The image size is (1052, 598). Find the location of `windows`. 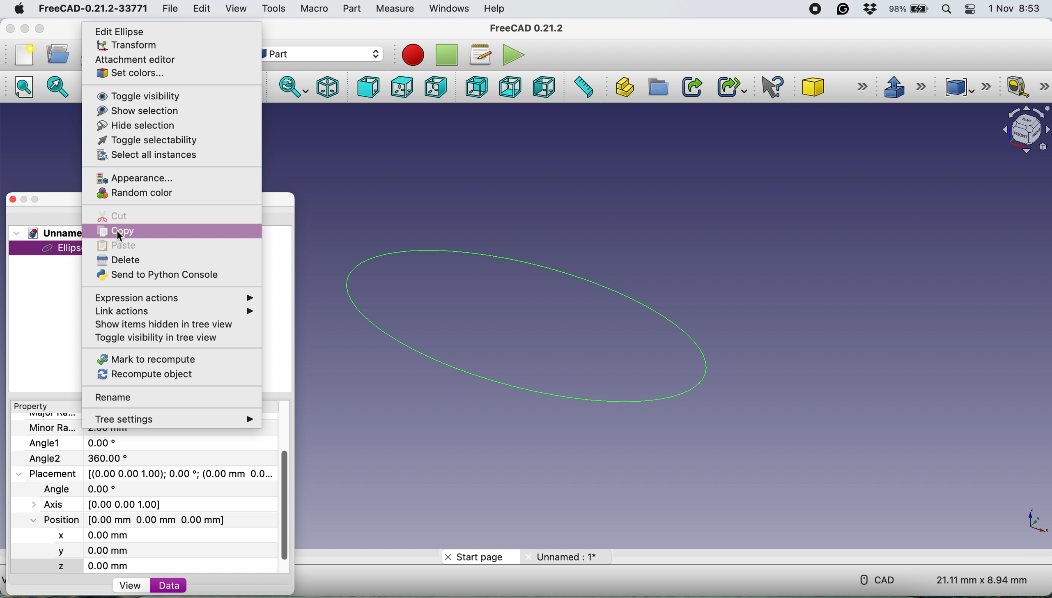

windows is located at coordinates (447, 8).